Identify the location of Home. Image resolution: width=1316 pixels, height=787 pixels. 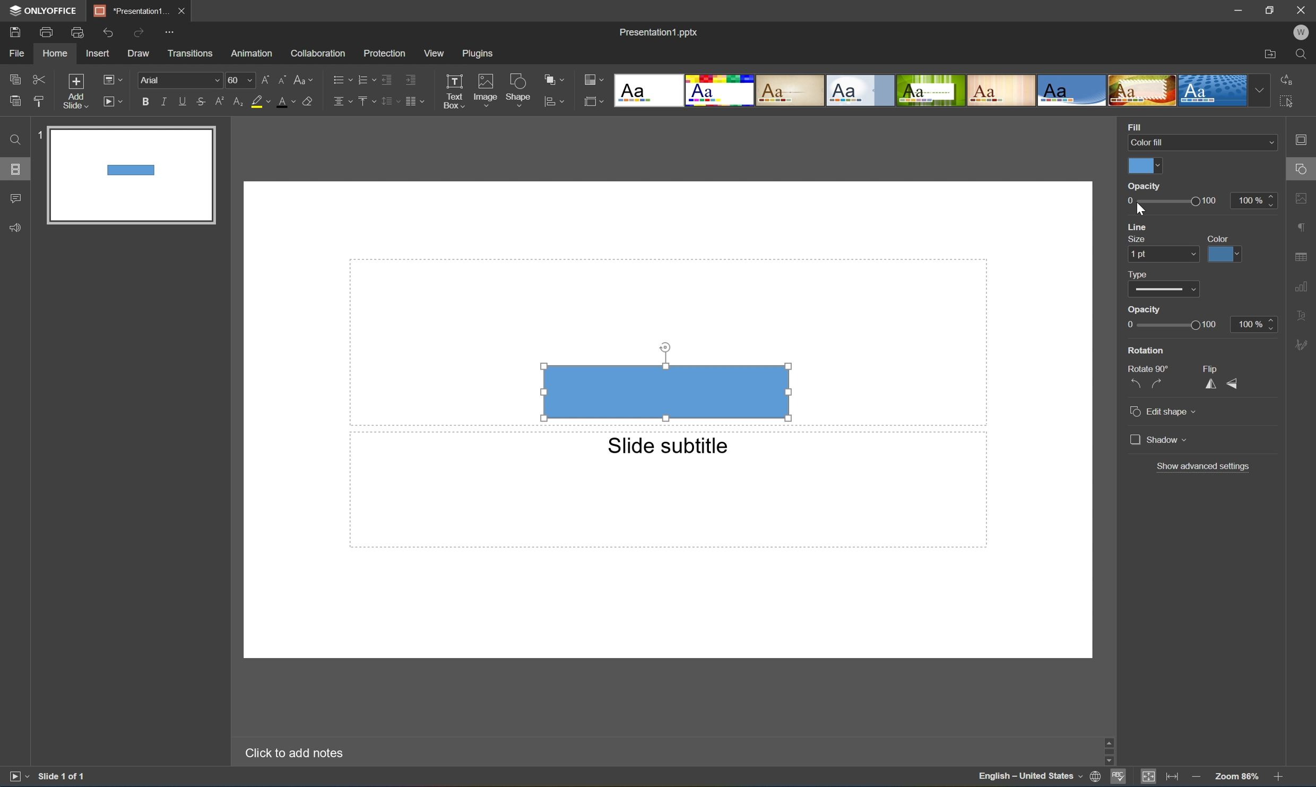
(55, 54).